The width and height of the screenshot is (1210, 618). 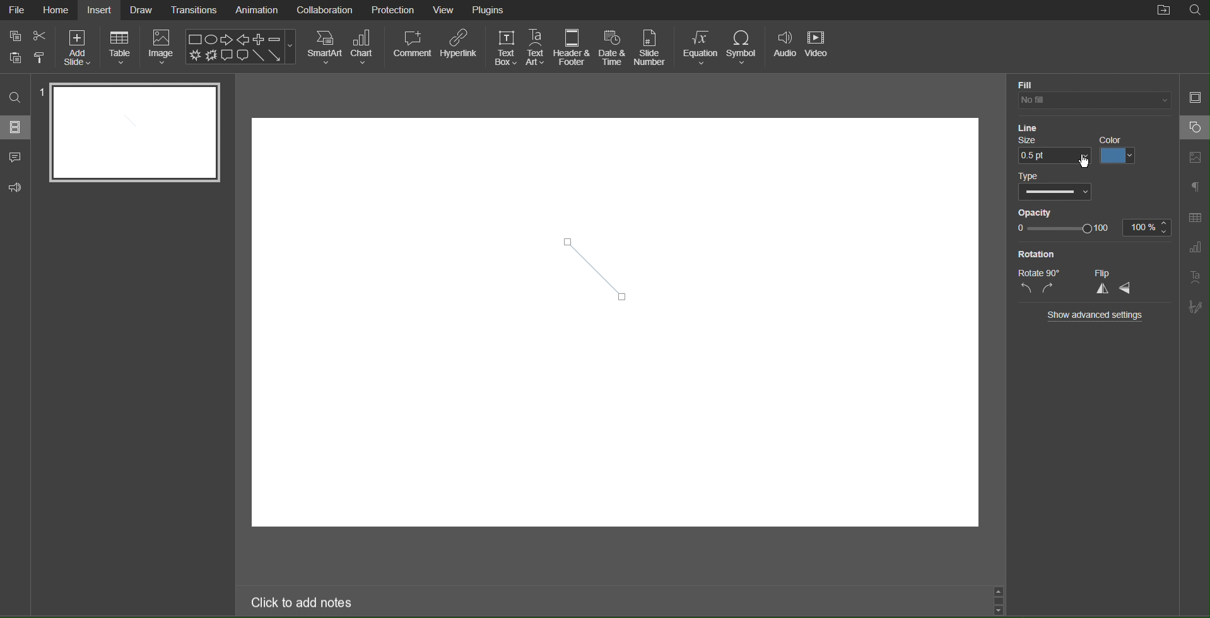 I want to click on Shape Menu, so click(x=240, y=46).